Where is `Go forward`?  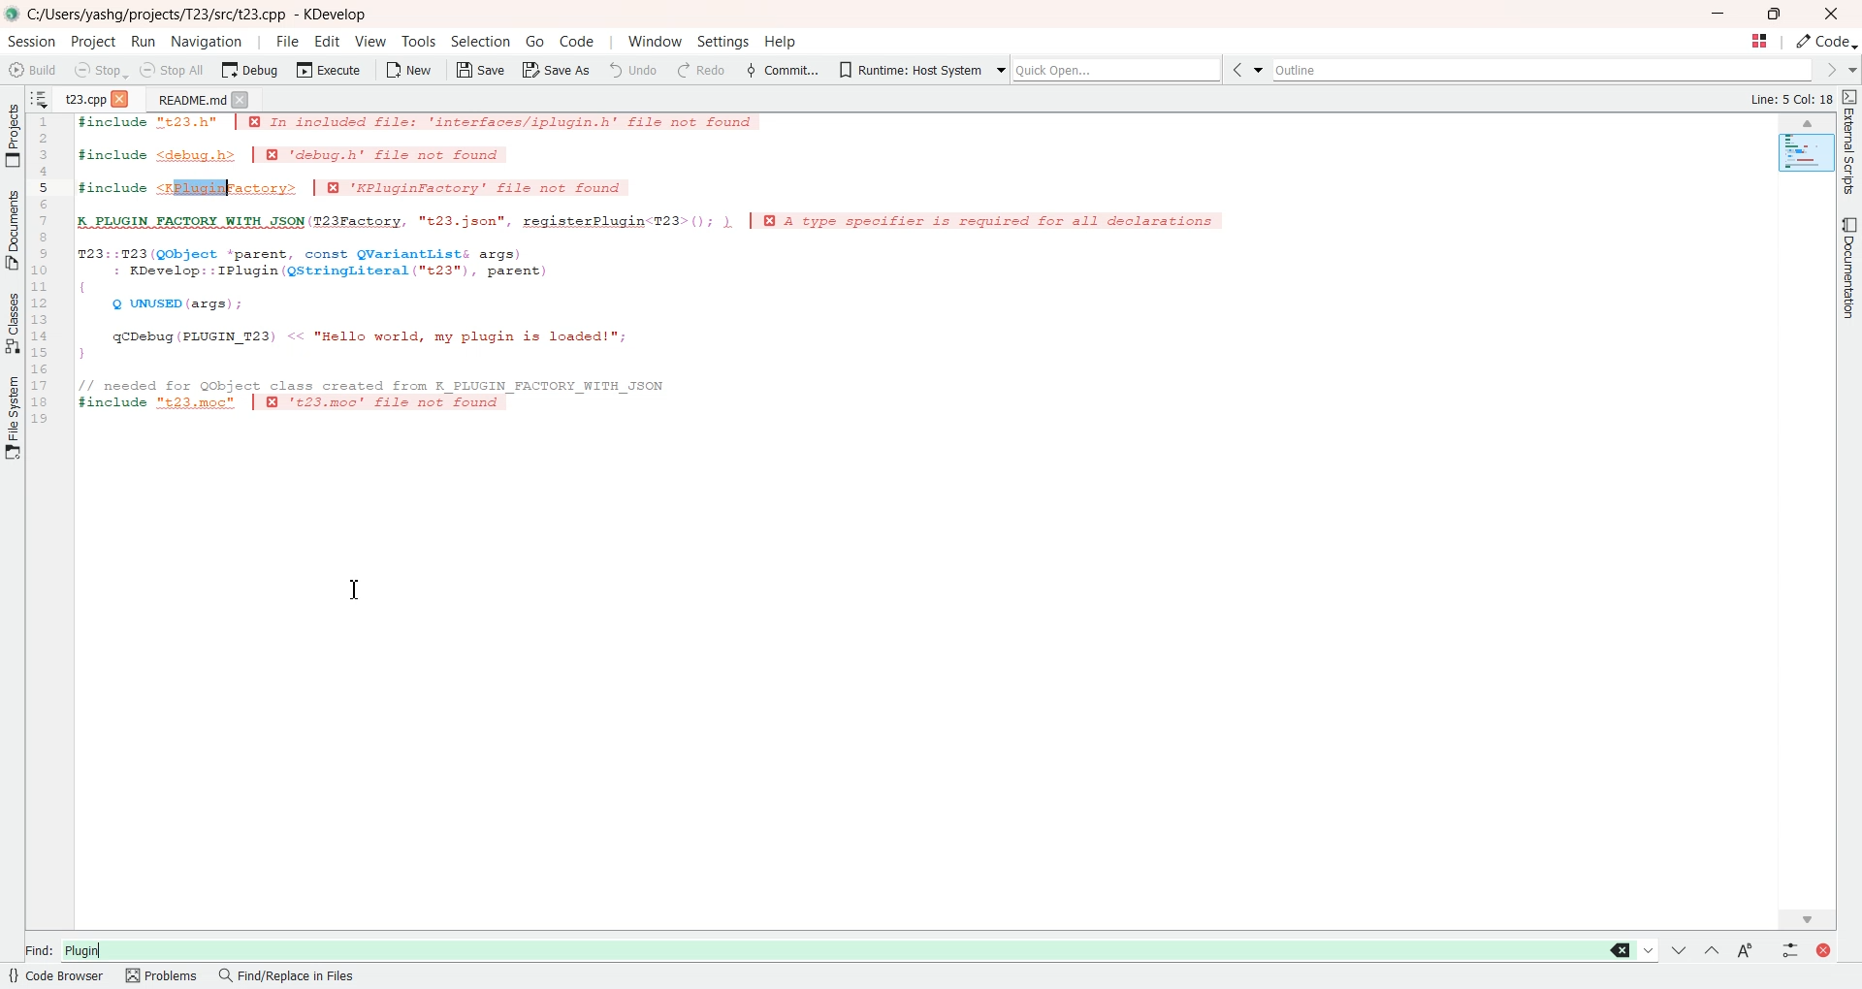
Go forward is located at coordinates (1829, 70).